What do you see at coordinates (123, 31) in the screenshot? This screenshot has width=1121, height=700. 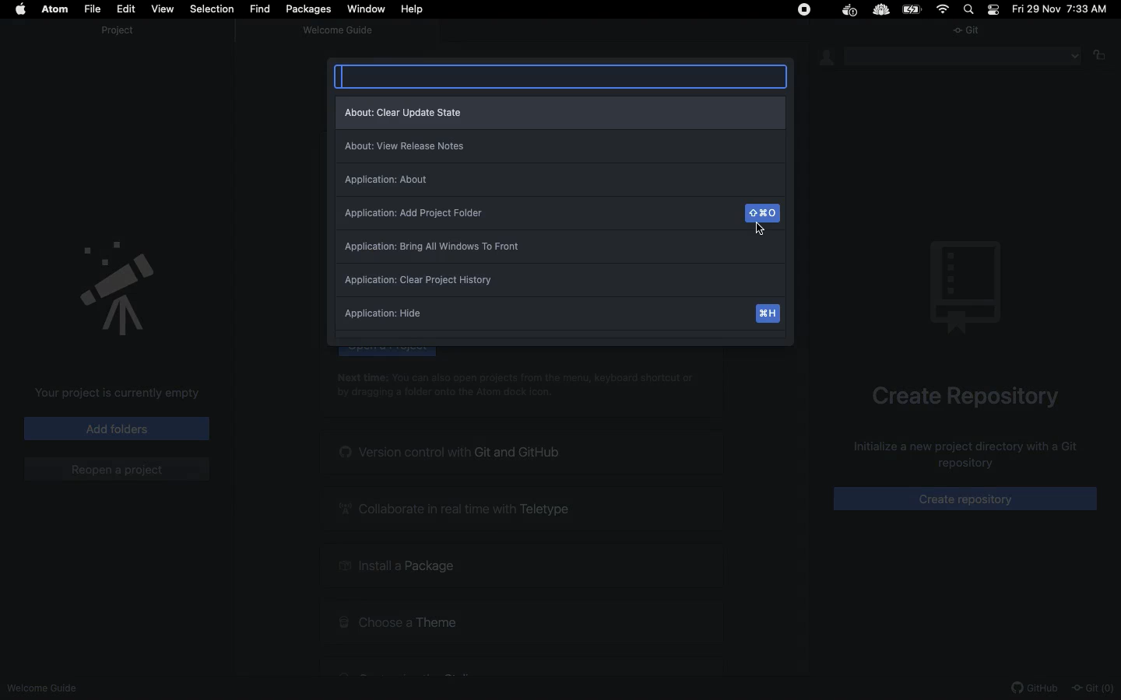 I see `Project` at bounding box center [123, 31].